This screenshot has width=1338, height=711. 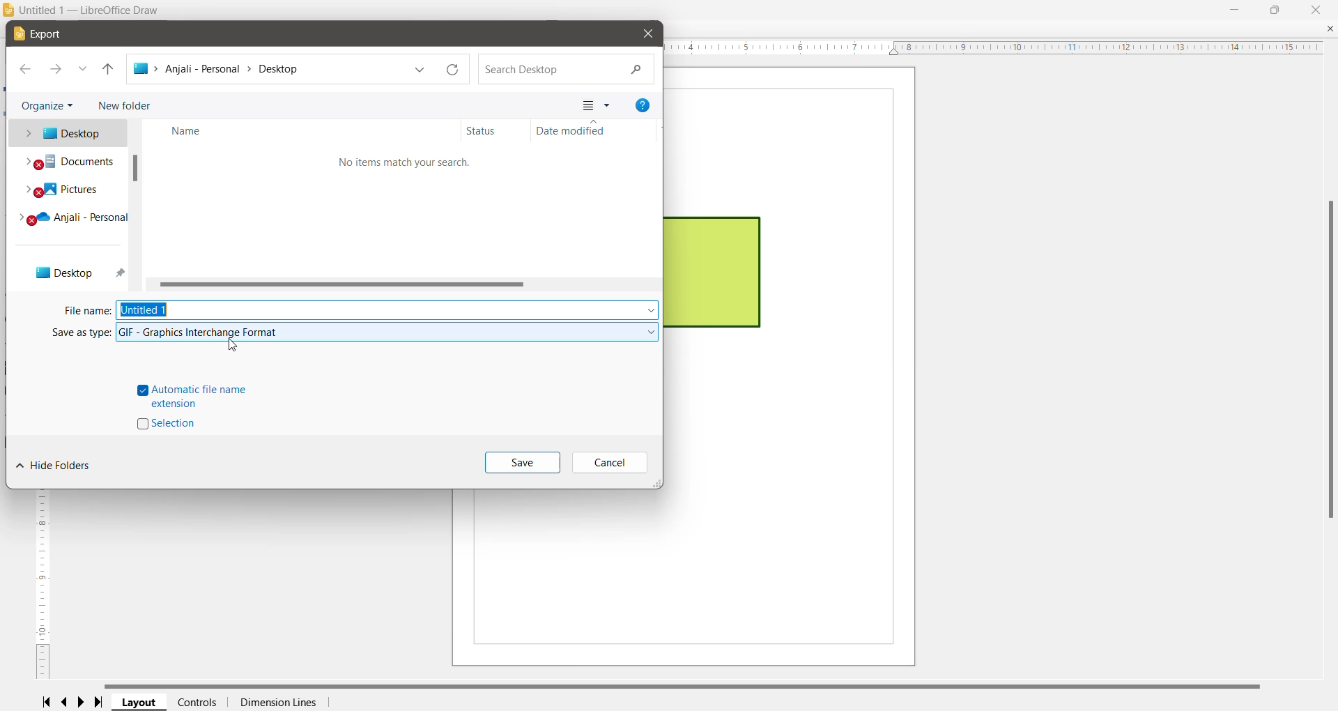 What do you see at coordinates (236, 346) in the screenshot?
I see `Cursor` at bounding box center [236, 346].